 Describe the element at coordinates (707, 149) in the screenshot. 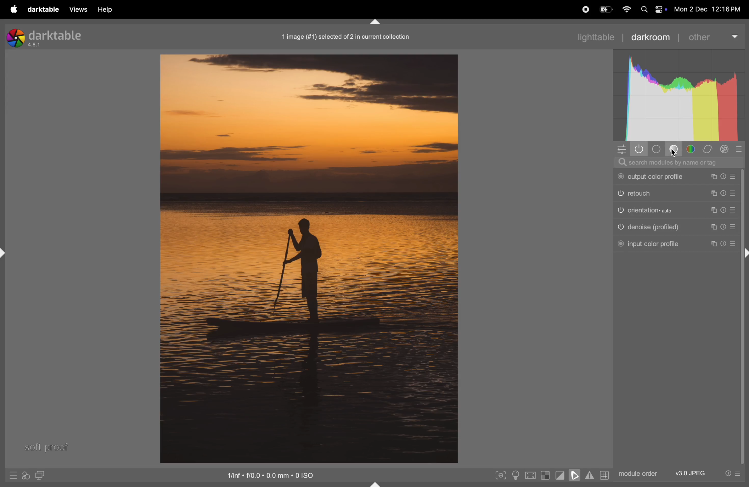

I see `correct ` at that location.